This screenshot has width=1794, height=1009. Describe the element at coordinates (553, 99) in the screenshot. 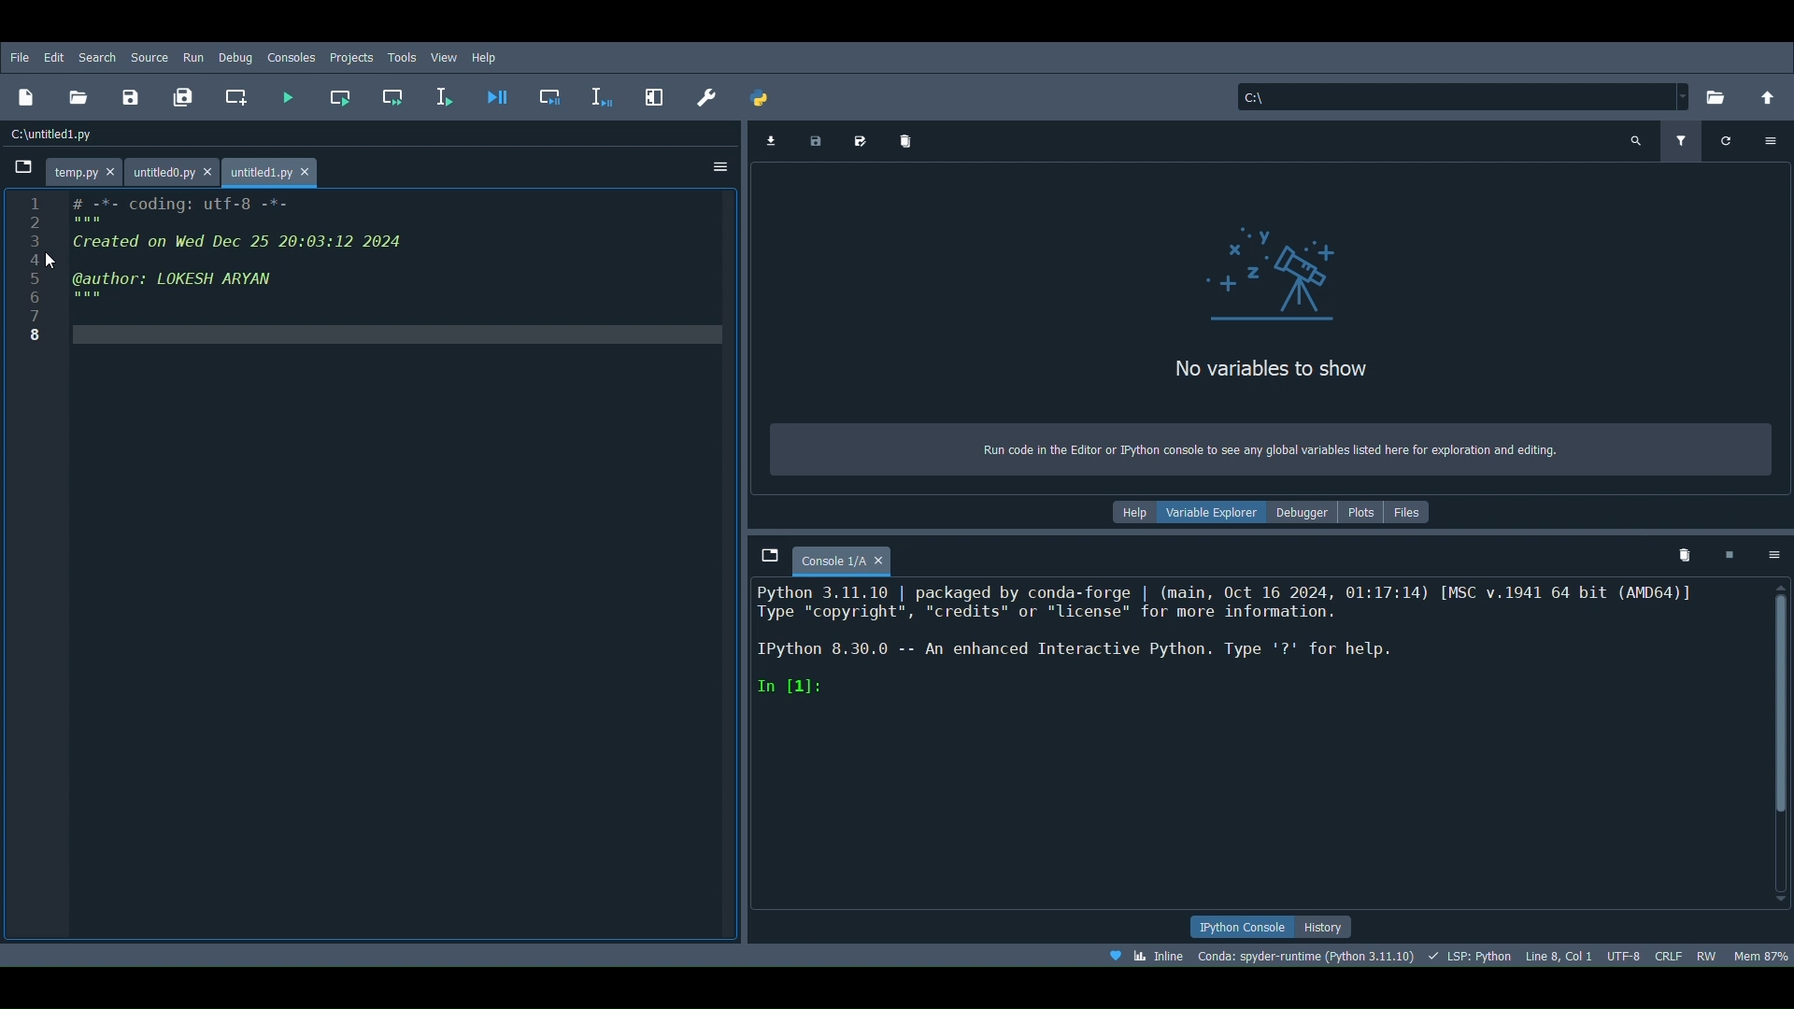

I see `` at that location.